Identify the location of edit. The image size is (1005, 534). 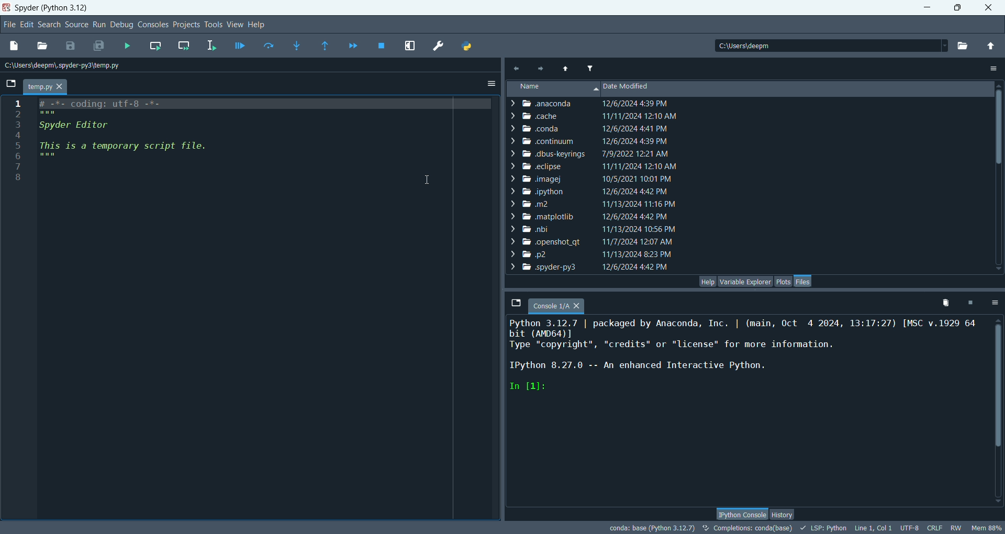
(28, 25).